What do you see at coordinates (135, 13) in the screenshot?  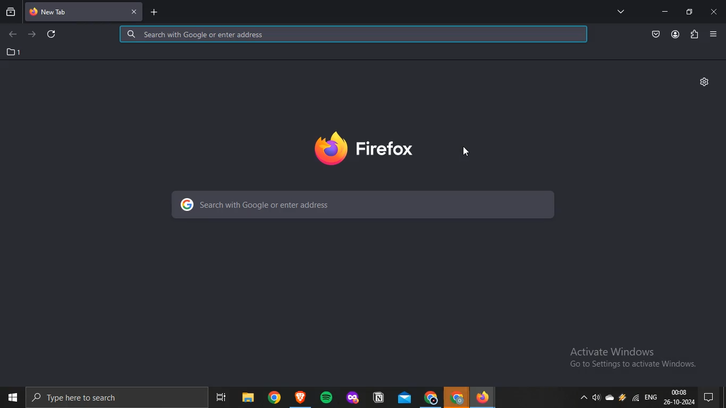 I see `close tab` at bounding box center [135, 13].